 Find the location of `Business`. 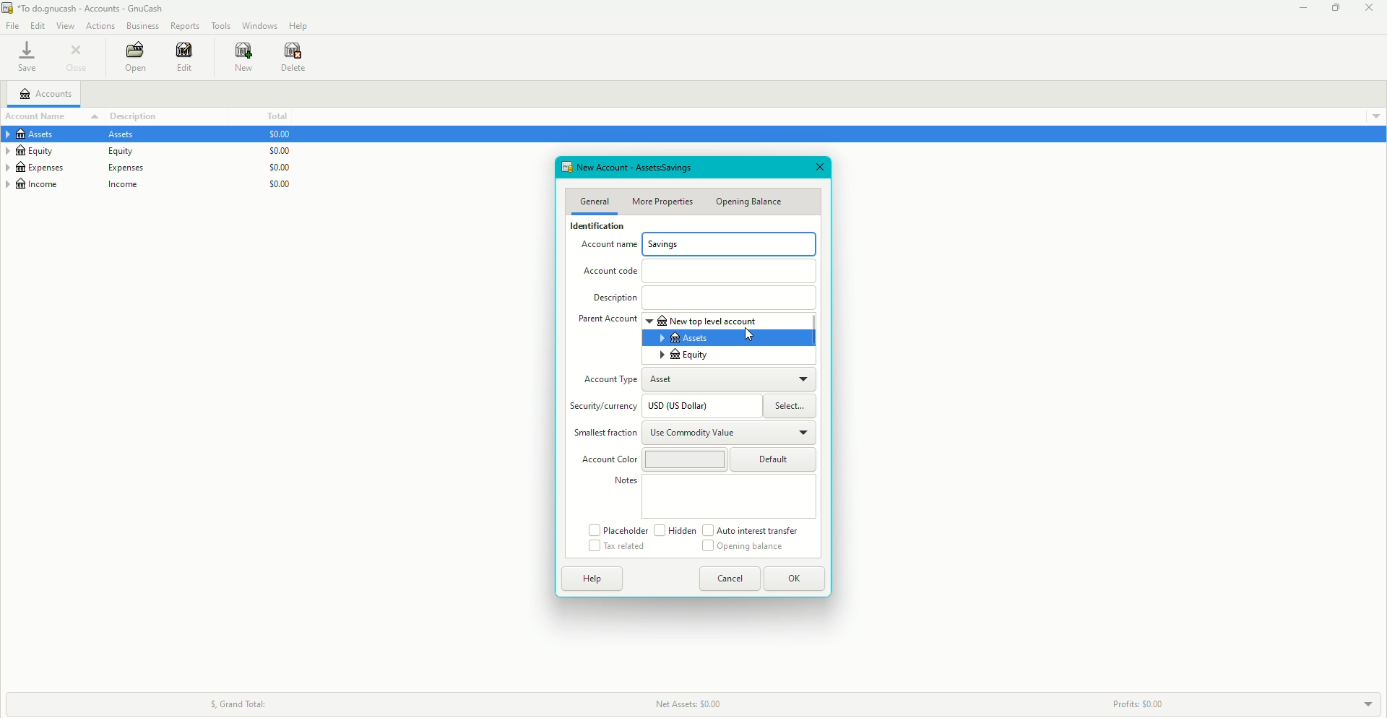

Business is located at coordinates (143, 27).